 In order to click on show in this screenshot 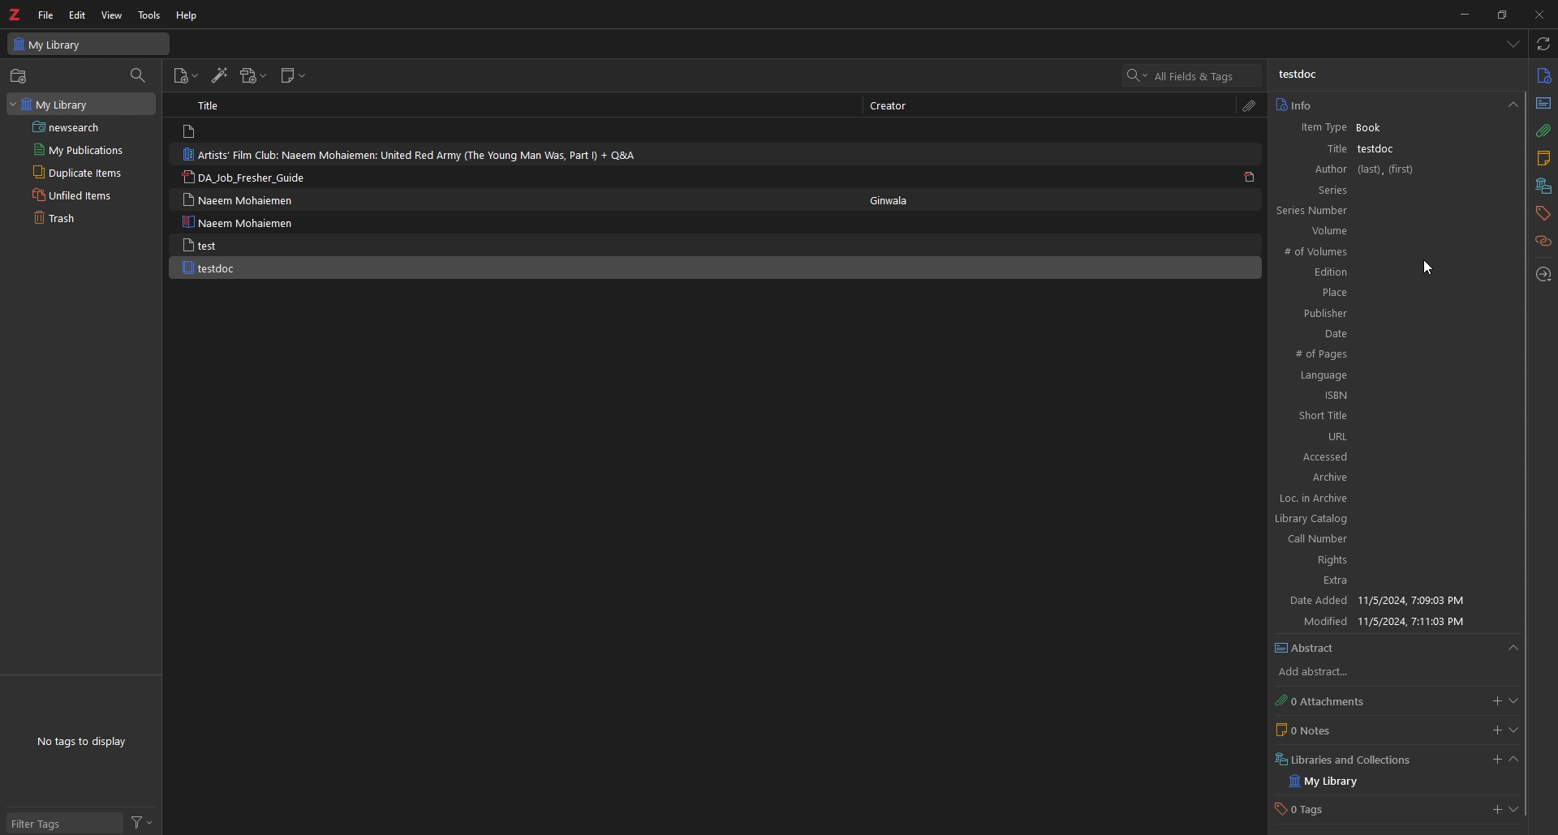, I will do `click(1515, 732)`.